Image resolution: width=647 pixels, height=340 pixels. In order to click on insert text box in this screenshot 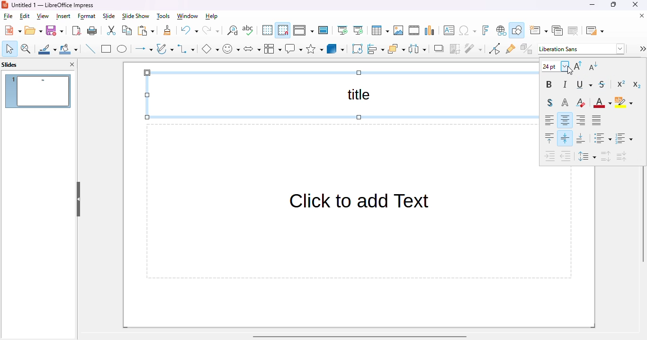, I will do `click(448, 30)`.